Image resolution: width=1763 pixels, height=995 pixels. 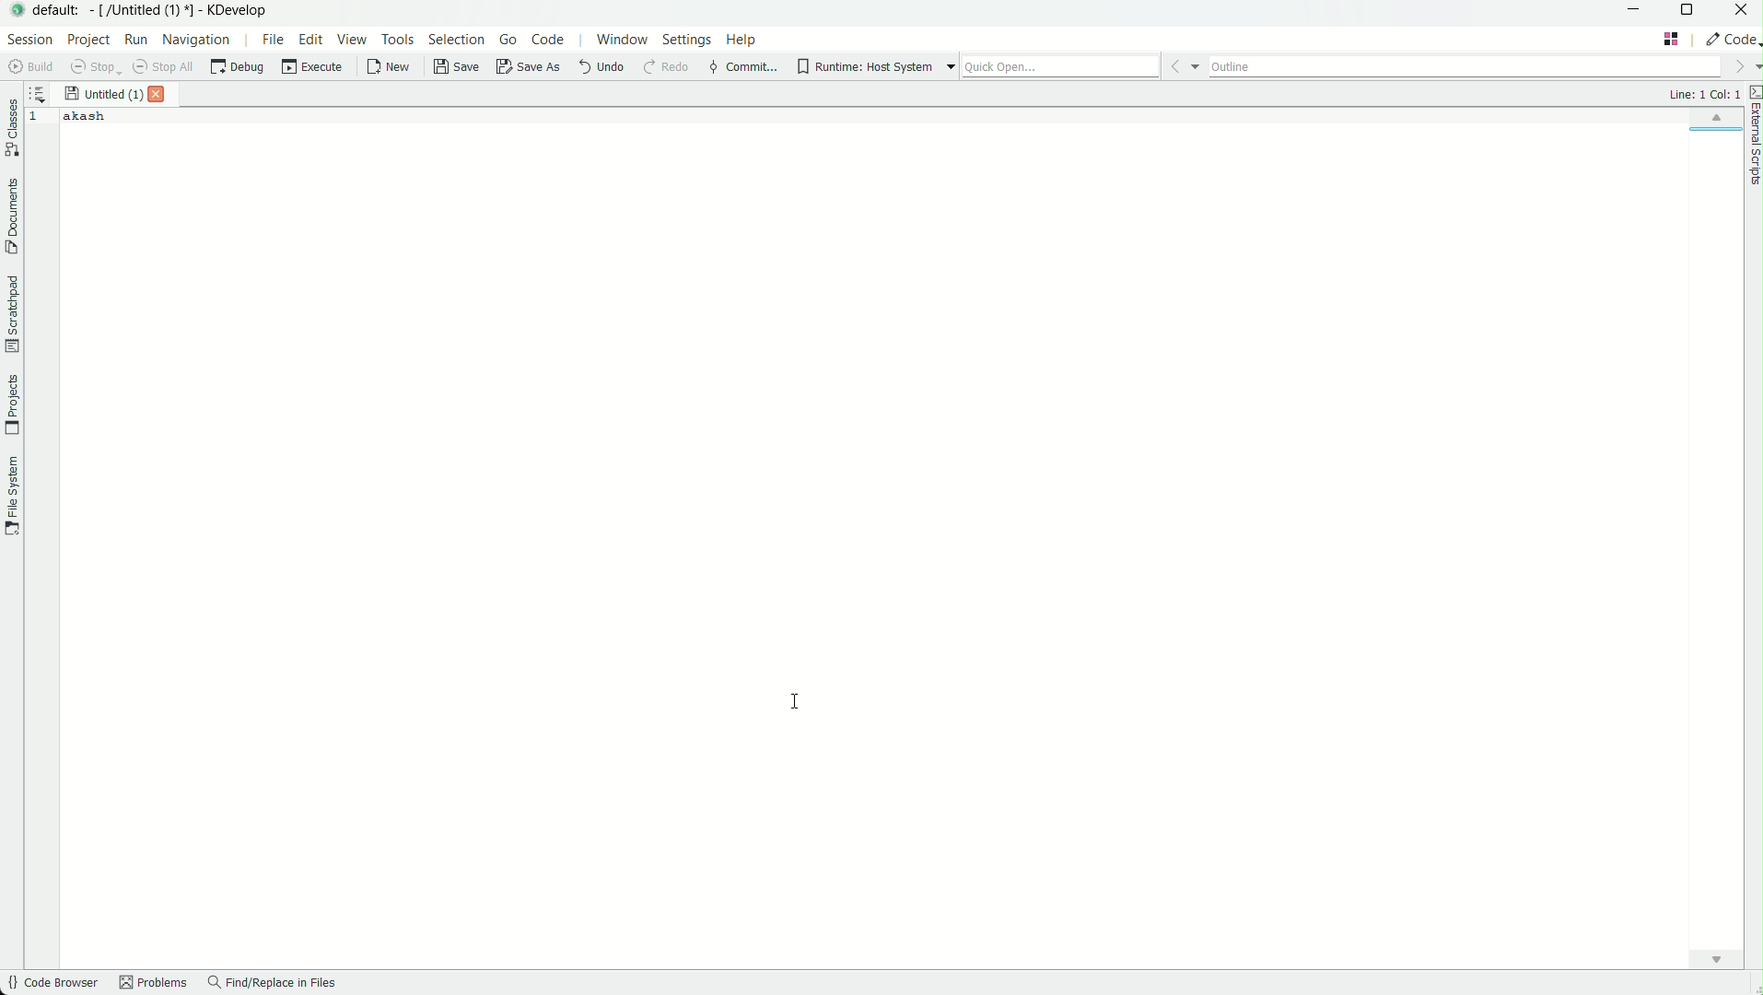 What do you see at coordinates (1635, 11) in the screenshot?
I see `minimize` at bounding box center [1635, 11].